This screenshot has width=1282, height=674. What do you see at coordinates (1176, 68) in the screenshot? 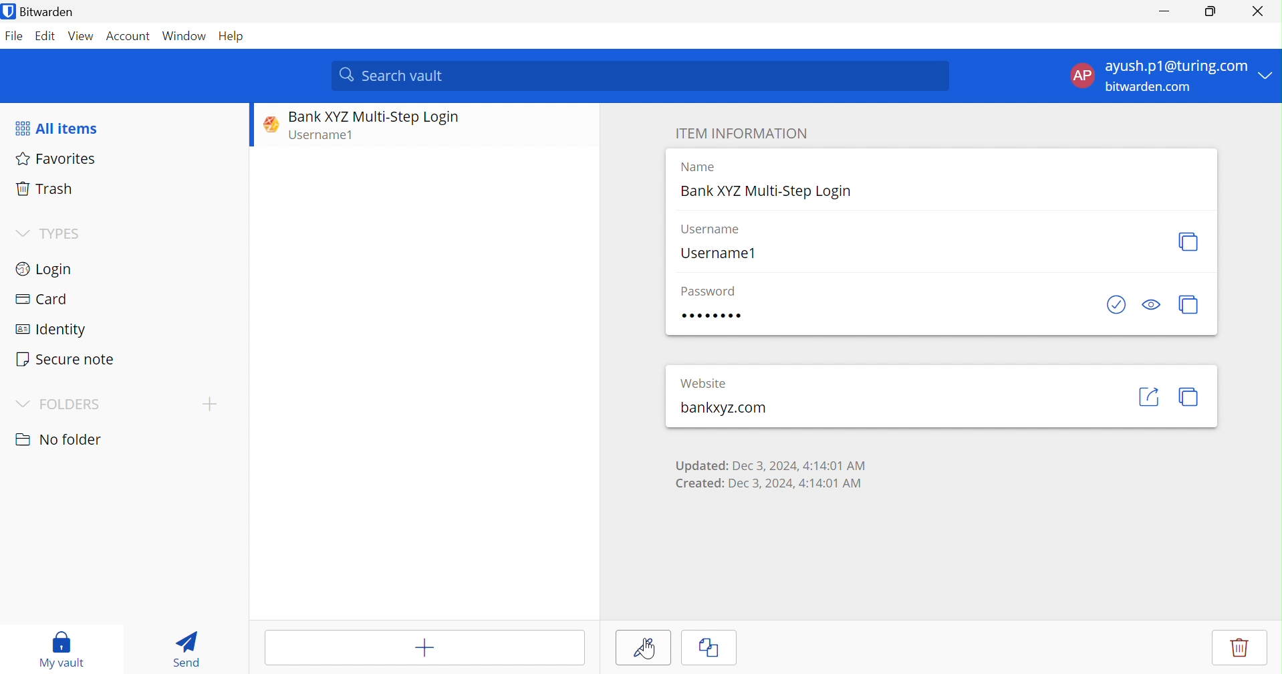
I see `ayush.p1@turing.com` at bounding box center [1176, 68].